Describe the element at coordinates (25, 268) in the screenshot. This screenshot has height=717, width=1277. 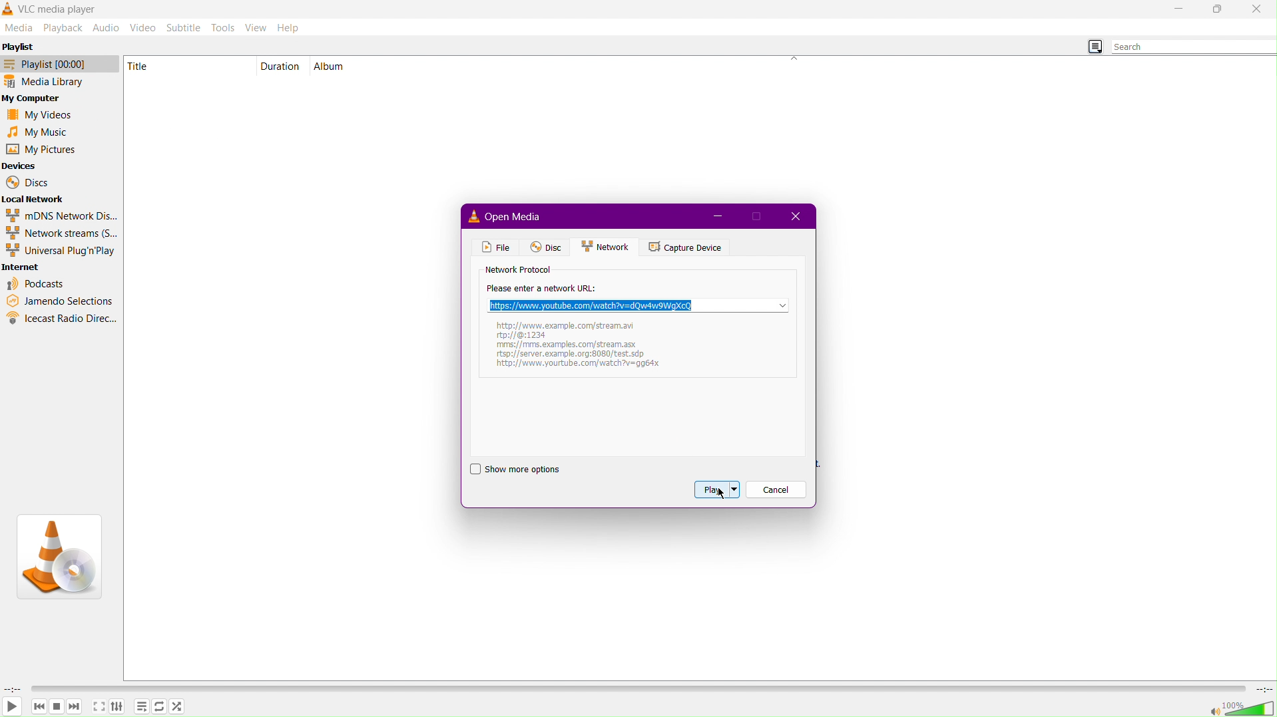
I see `Internet` at that location.